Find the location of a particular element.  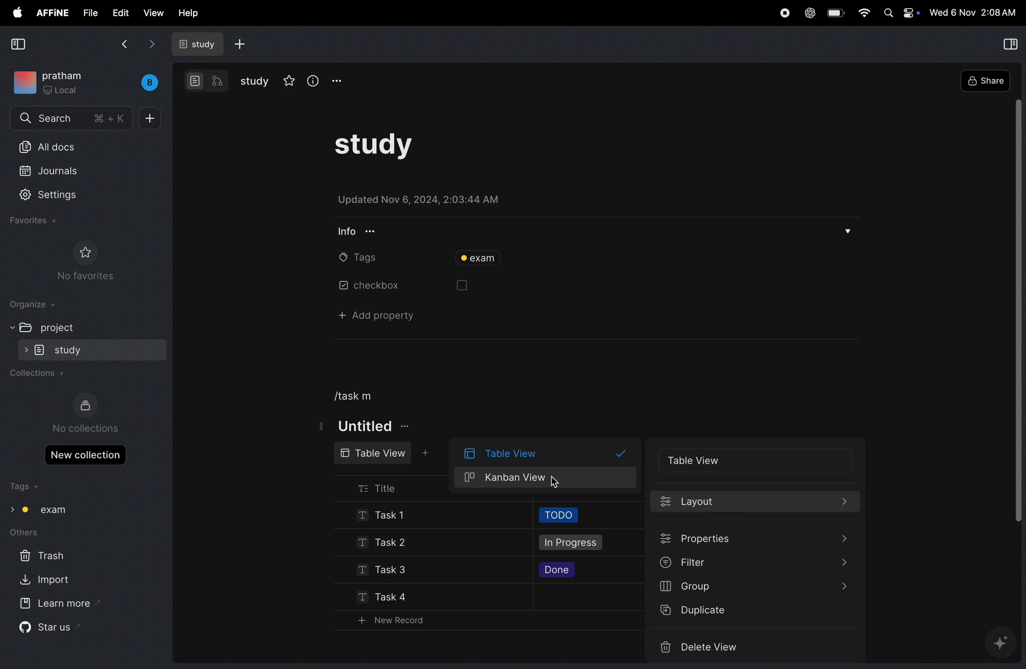

add property is located at coordinates (364, 316).